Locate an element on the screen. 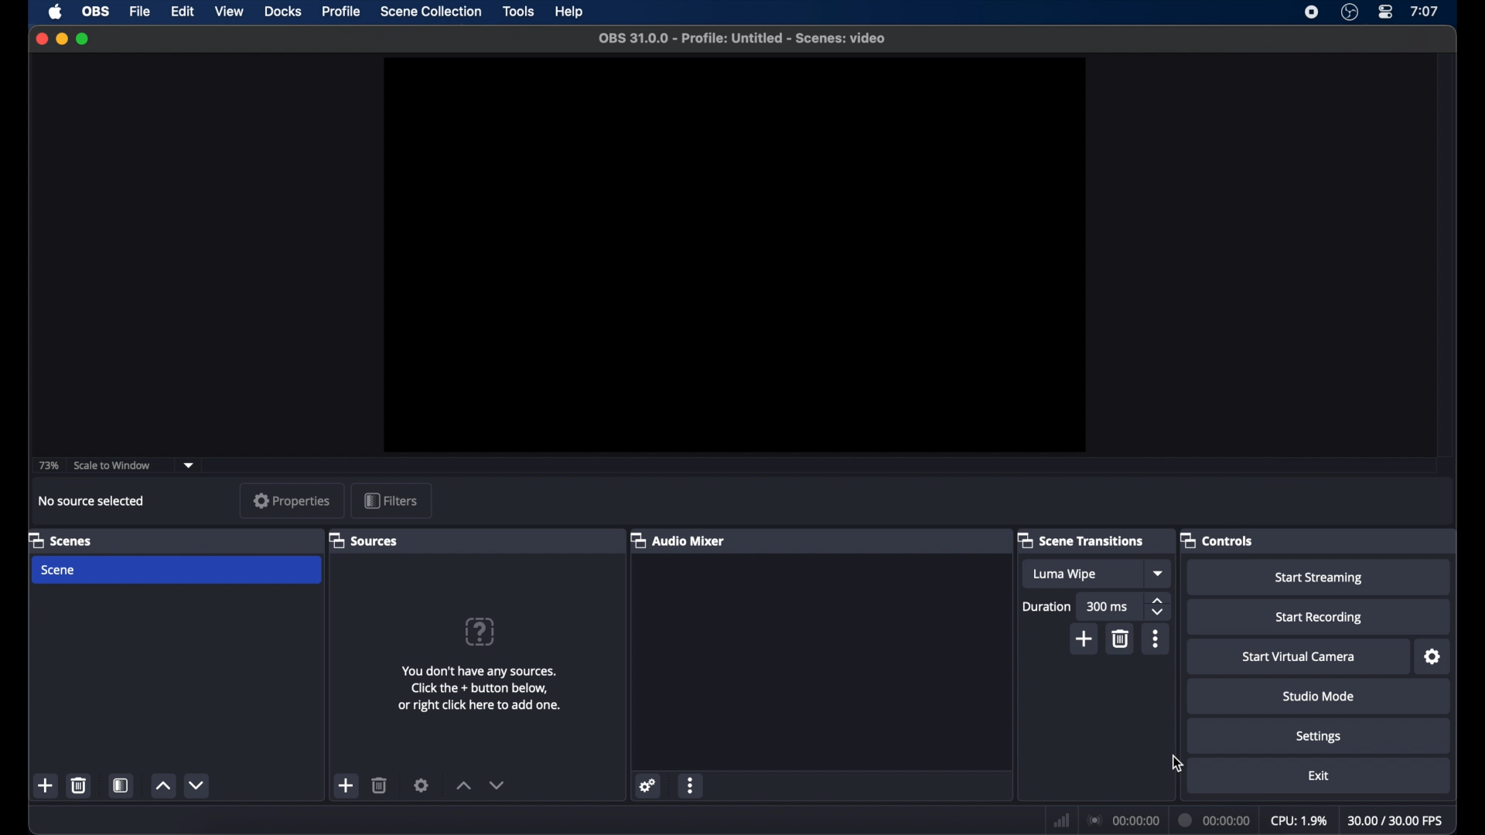 This screenshot has width=1485, height=835. minimize is located at coordinates (61, 39).